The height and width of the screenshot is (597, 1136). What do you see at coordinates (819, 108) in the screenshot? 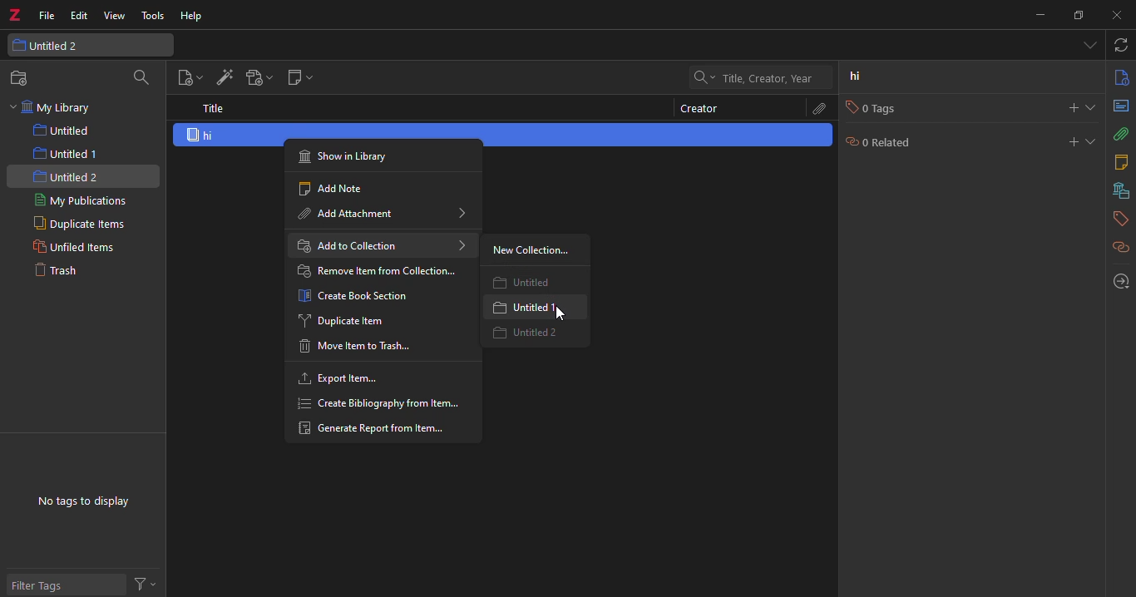
I see `attach` at bounding box center [819, 108].